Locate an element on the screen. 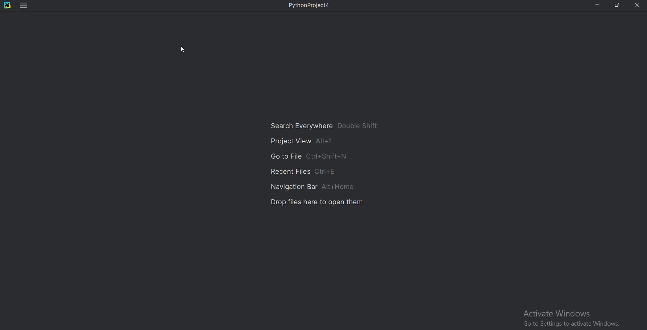 The width and height of the screenshot is (647, 330). Project name is located at coordinates (312, 7).